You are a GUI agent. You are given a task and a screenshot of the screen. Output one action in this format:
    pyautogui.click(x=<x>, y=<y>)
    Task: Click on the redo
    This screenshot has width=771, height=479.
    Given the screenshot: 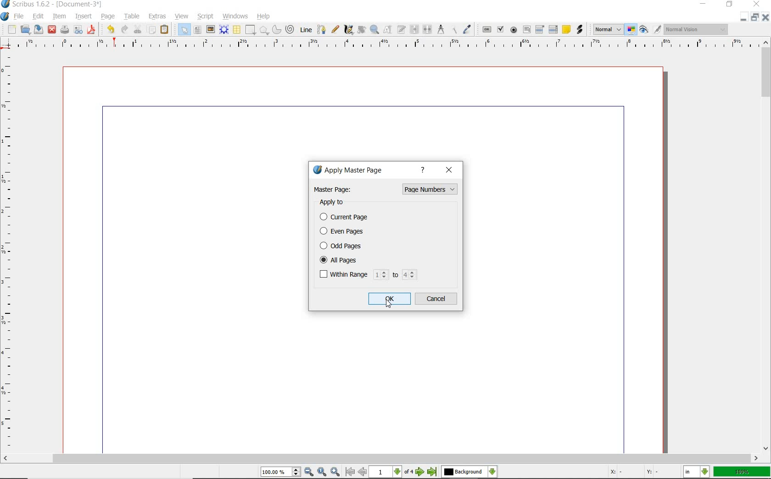 What is the action you would take?
    pyautogui.click(x=123, y=29)
    